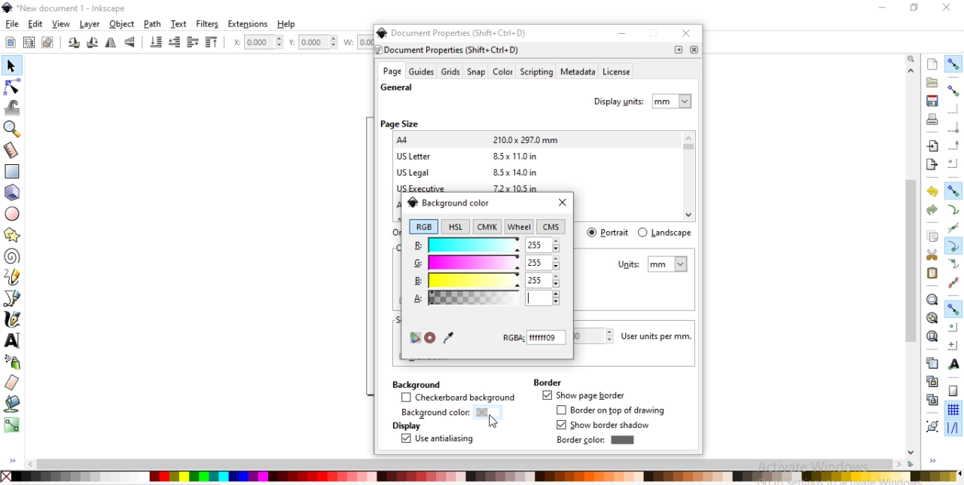  I want to click on out of gamut, so click(430, 338).